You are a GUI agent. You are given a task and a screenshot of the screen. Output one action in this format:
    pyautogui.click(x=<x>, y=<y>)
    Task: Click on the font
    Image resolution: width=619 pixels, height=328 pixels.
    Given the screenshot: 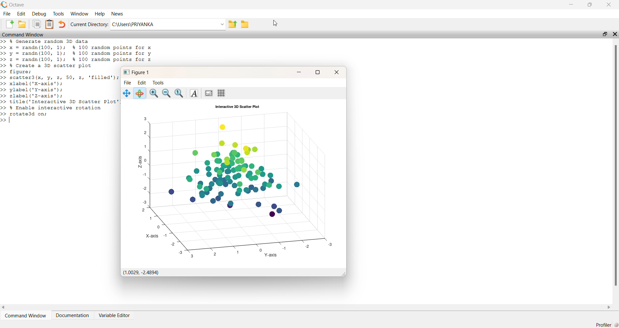 What is the action you would take?
    pyautogui.click(x=193, y=93)
    